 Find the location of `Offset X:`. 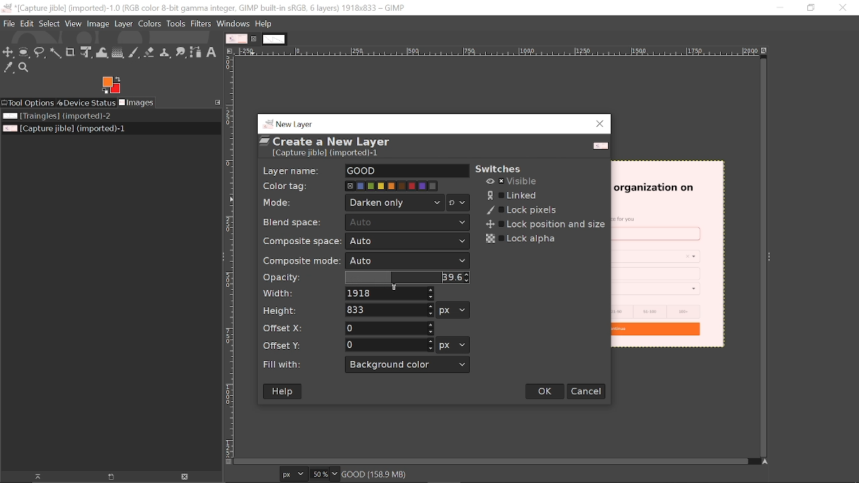

Offset X: is located at coordinates (284, 328).